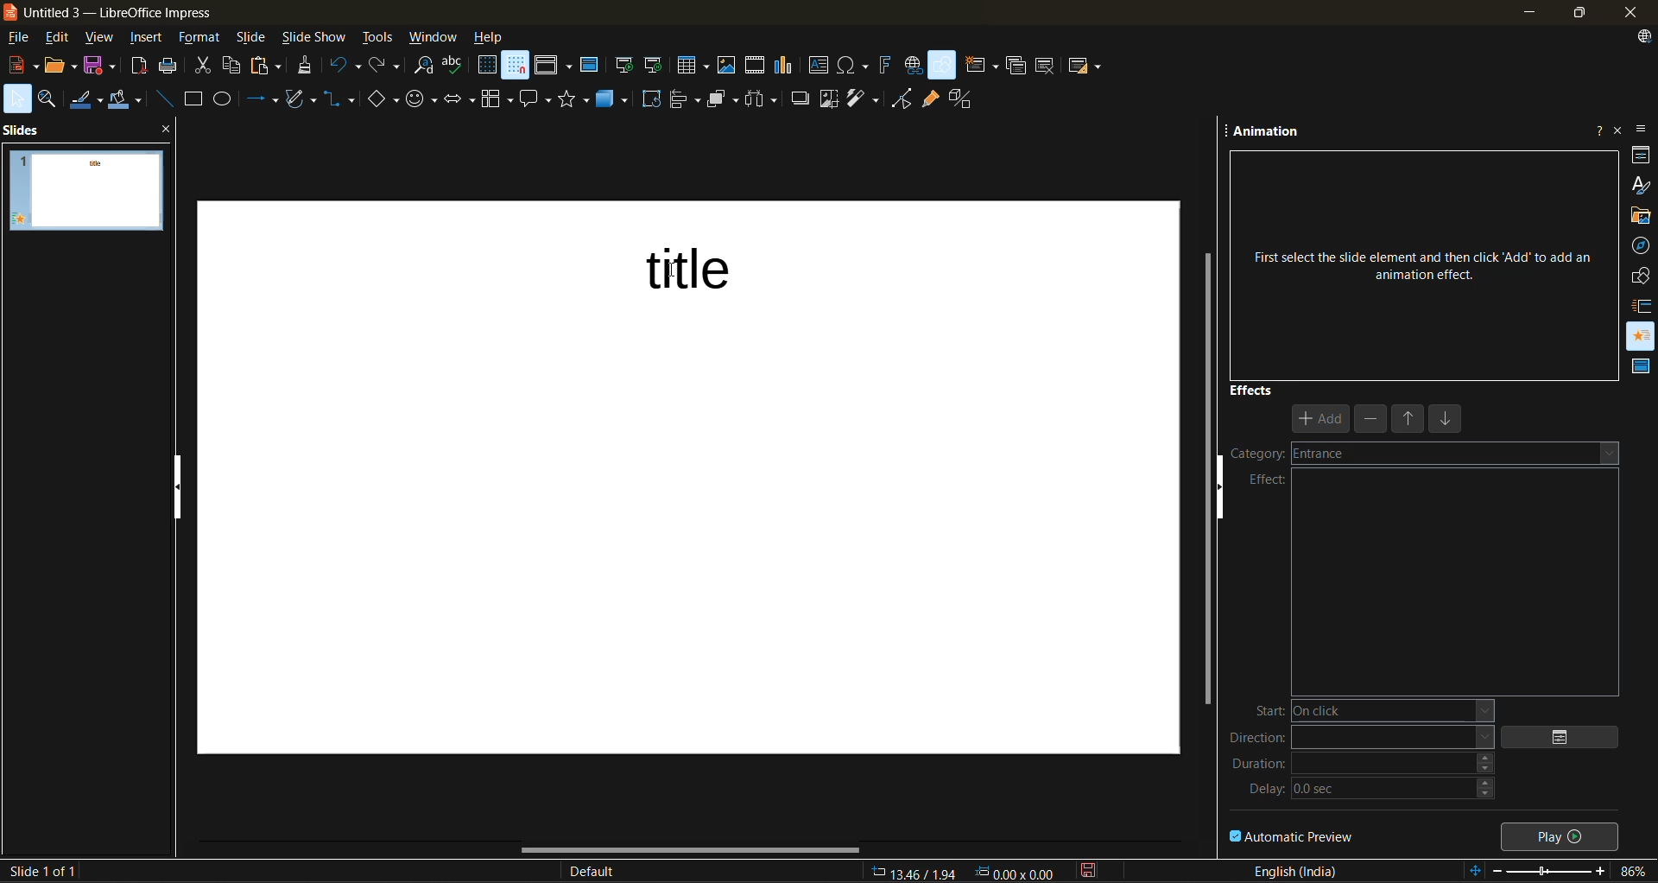 Image resolution: width=1658 pixels, height=883 pixels. What do you see at coordinates (573, 99) in the screenshot?
I see `stars and banners` at bounding box center [573, 99].